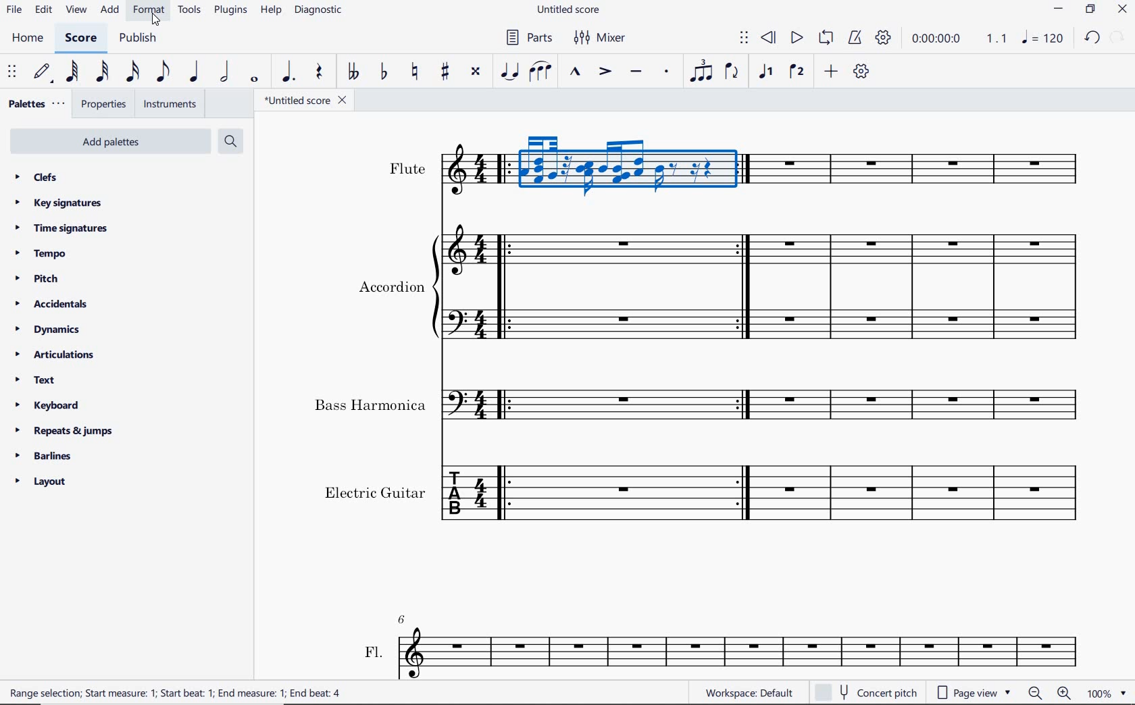 The image size is (1135, 705). I want to click on playback time, so click(936, 39).